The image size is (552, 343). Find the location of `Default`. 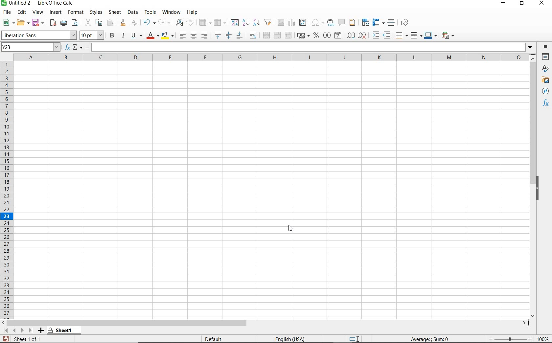

Default is located at coordinates (217, 338).